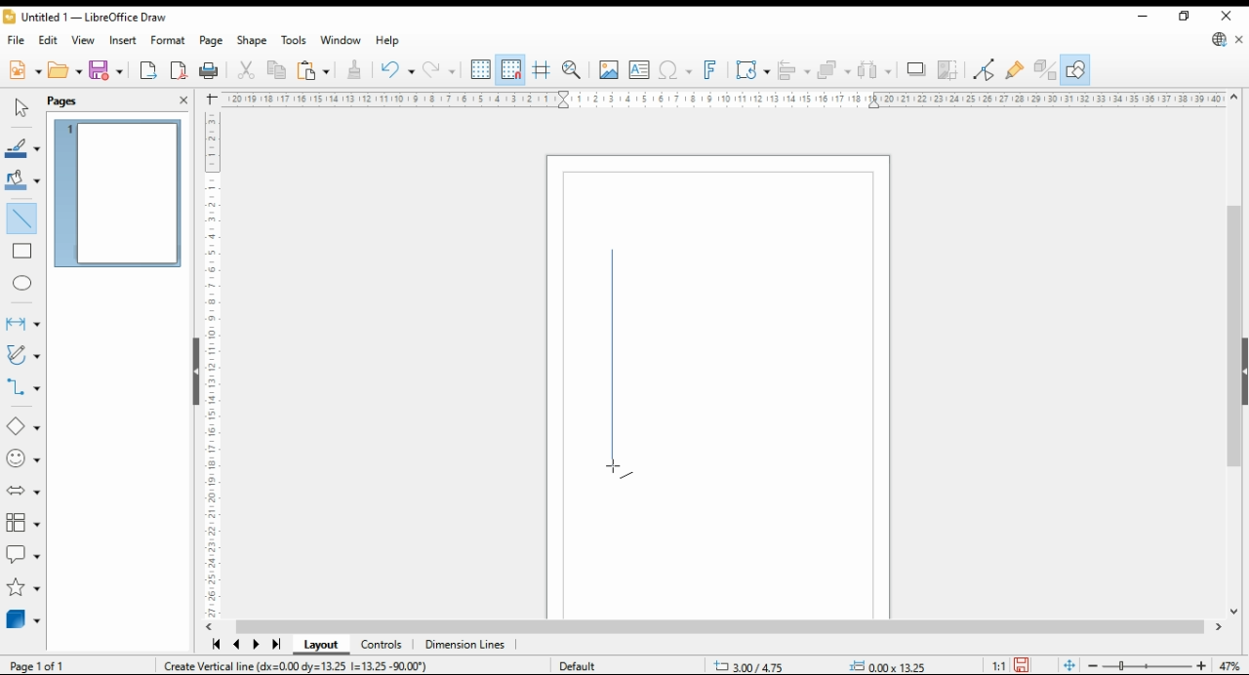 The height and width of the screenshot is (675, 1249). What do you see at coordinates (25, 221) in the screenshot?
I see `insert line` at bounding box center [25, 221].